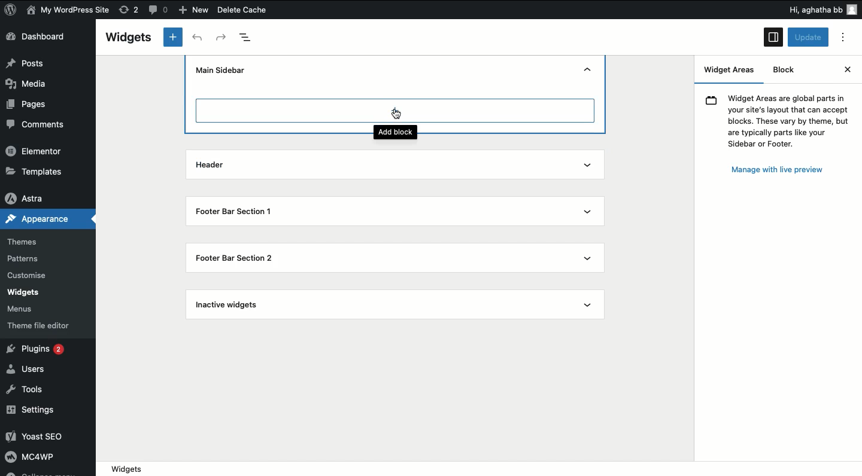  I want to click on Comments., so click(37, 124).